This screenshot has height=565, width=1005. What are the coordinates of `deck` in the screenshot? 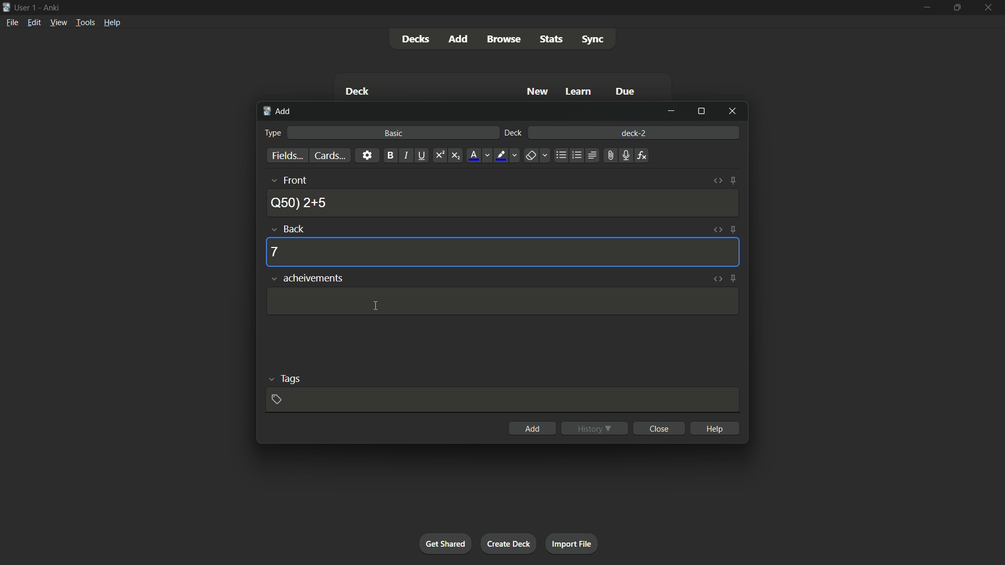 It's located at (513, 133).